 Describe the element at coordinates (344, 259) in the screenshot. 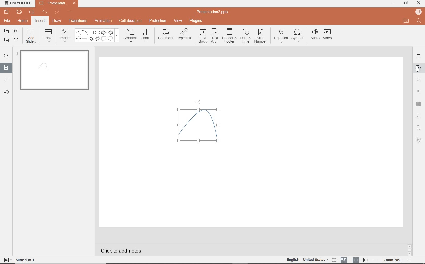

I see `SPELL CHECKING` at that location.